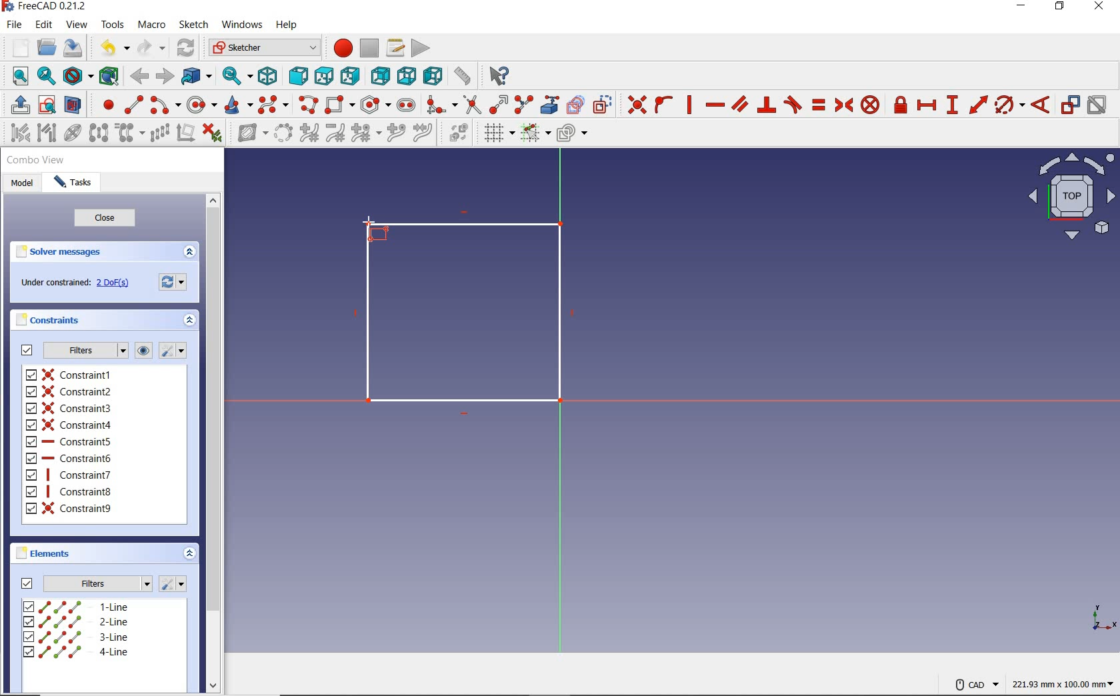 The height and width of the screenshot is (696, 1120). Describe the element at coordinates (341, 48) in the screenshot. I see `macro recording` at that location.